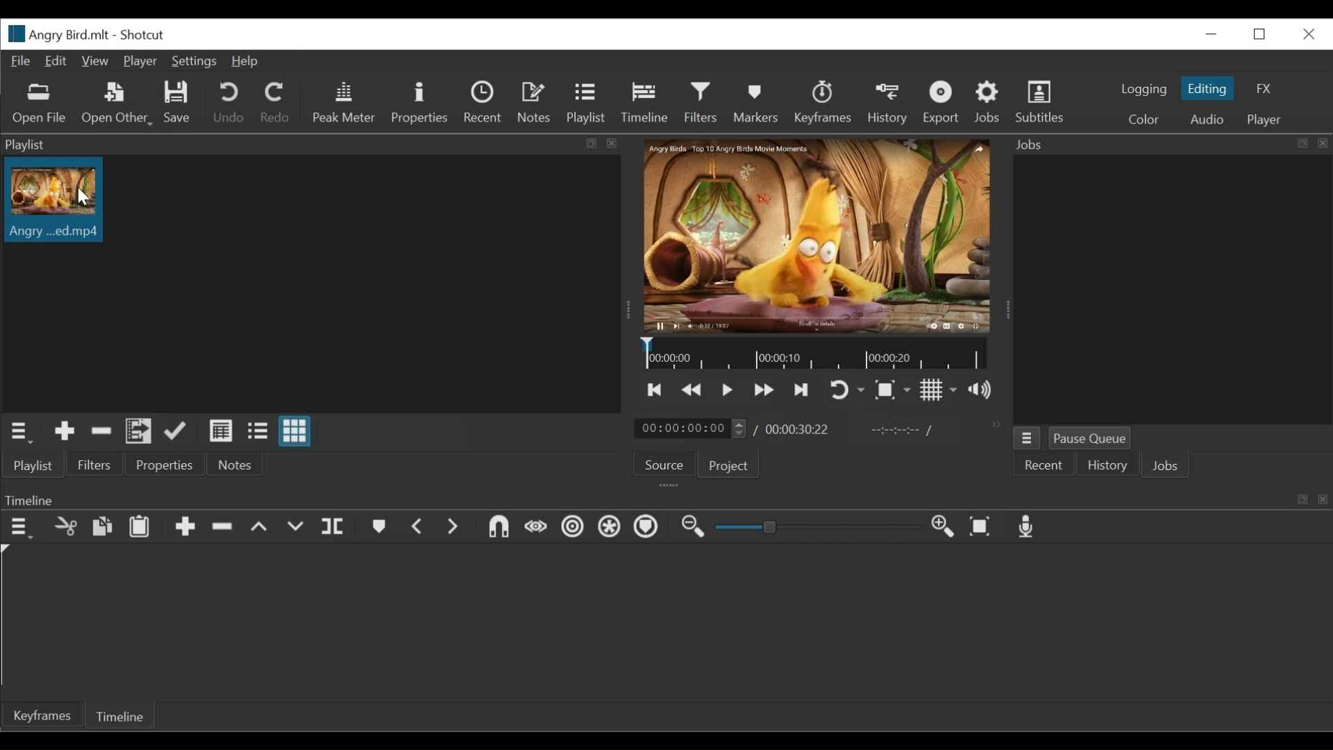  I want to click on Settings, so click(194, 60).